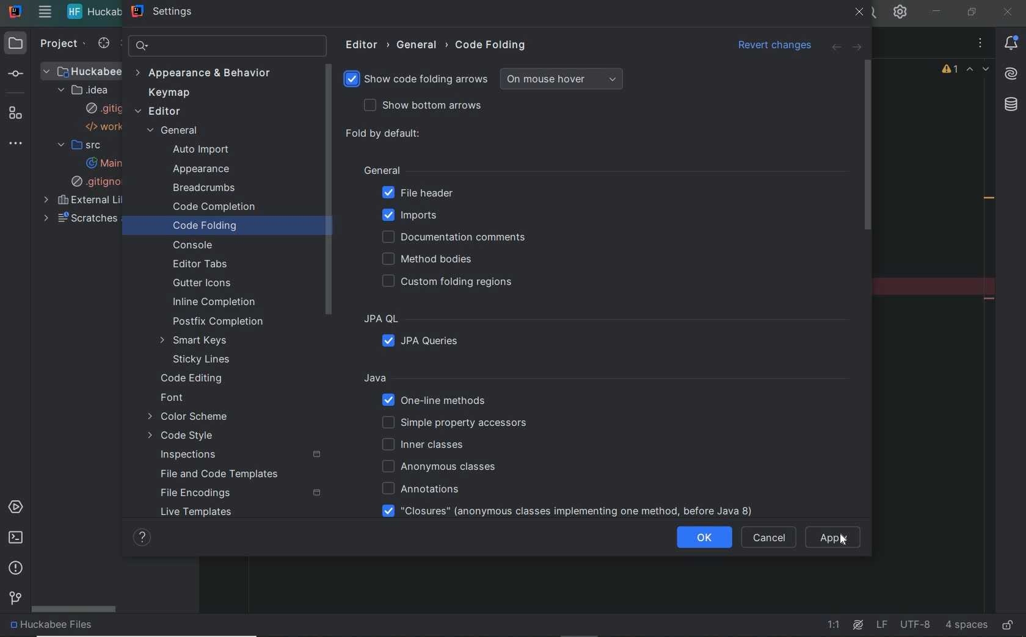  What do you see at coordinates (771, 538) in the screenshot?
I see `CANCEL` at bounding box center [771, 538].